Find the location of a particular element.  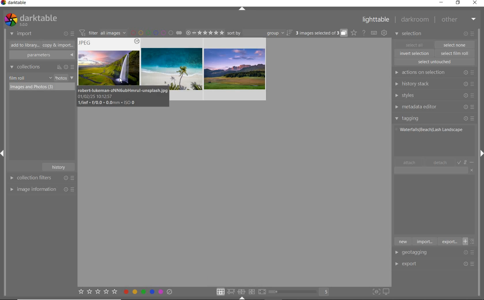

selection is located at coordinates (409, 34).